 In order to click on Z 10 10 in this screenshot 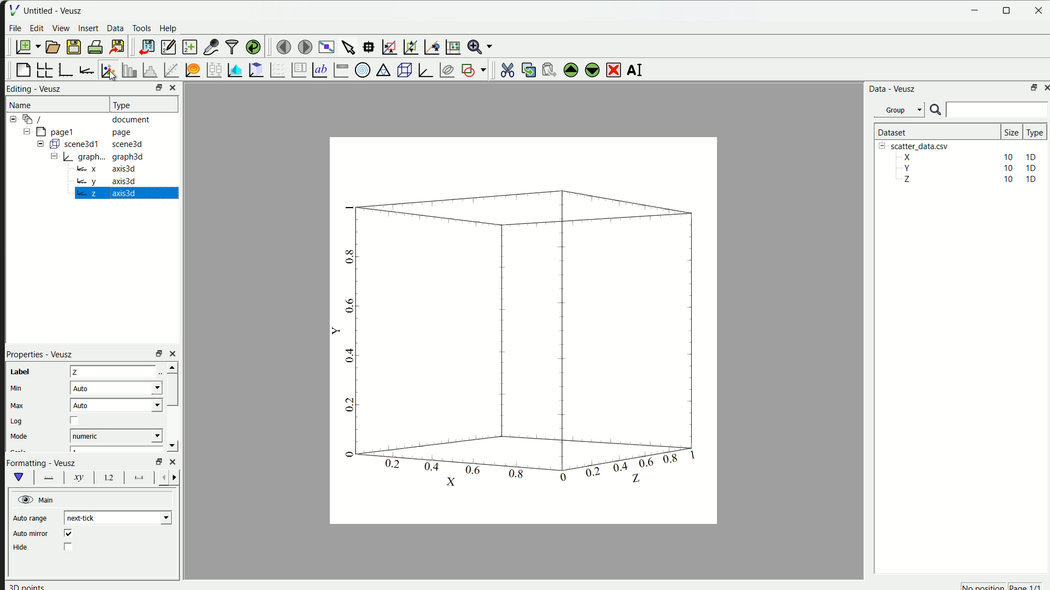, I will do `click(967, 180)`.